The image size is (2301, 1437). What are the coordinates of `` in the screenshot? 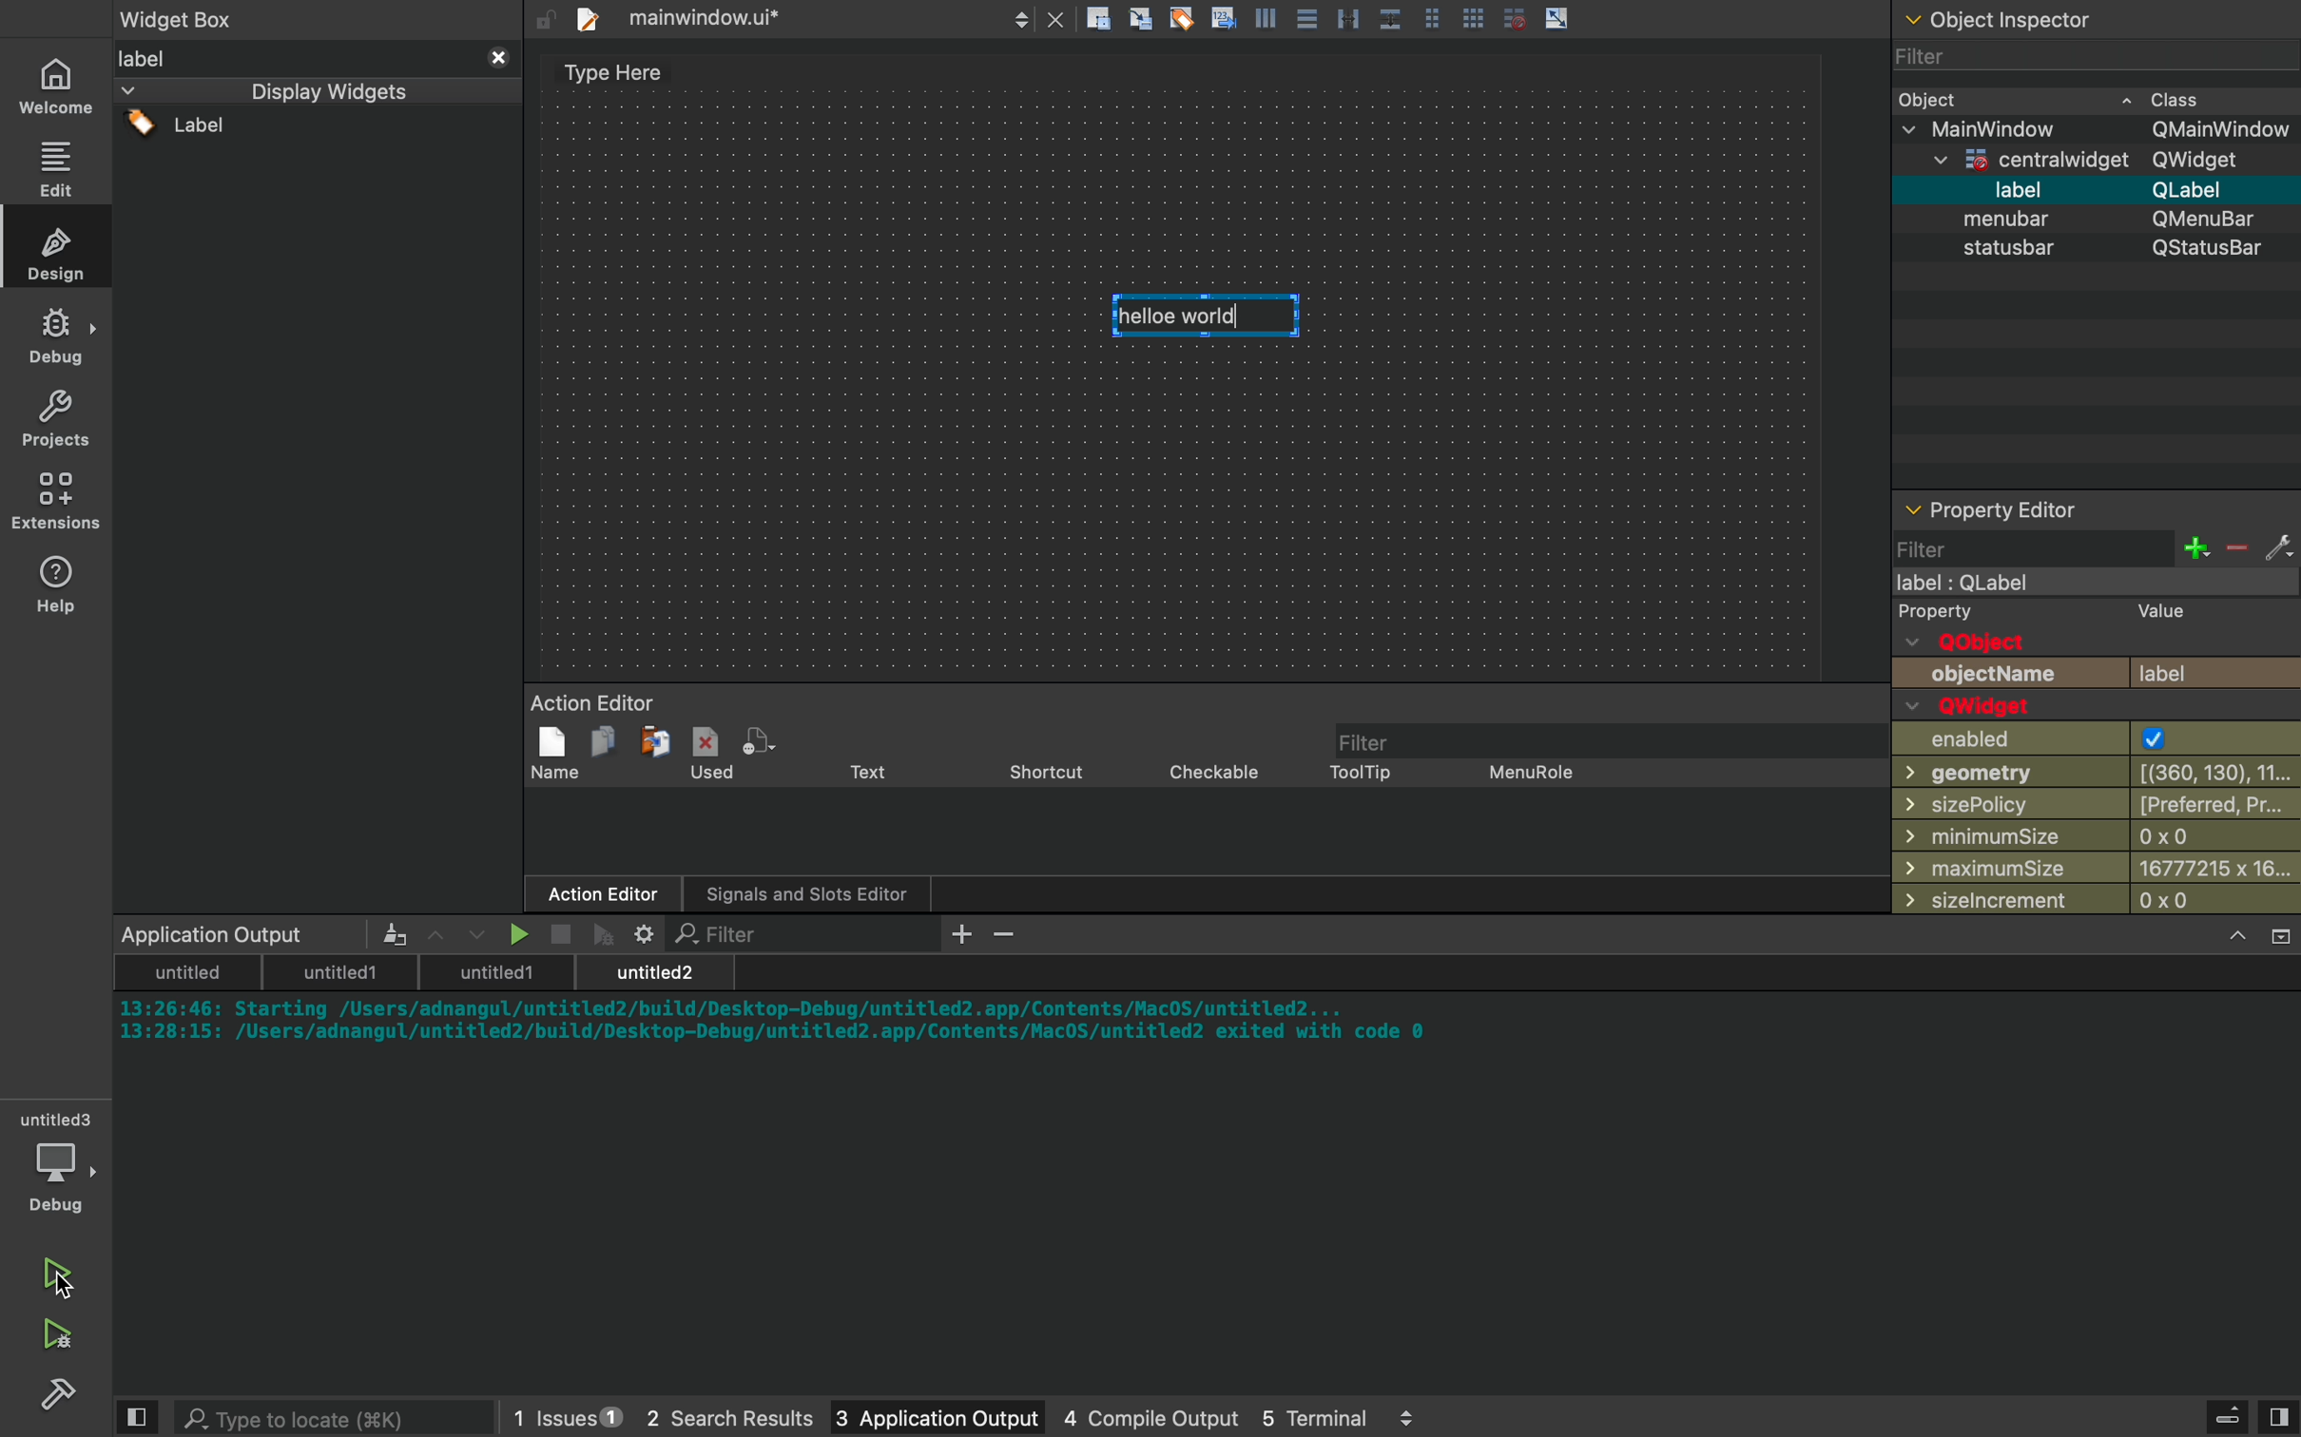 It's located at (2101, 130).